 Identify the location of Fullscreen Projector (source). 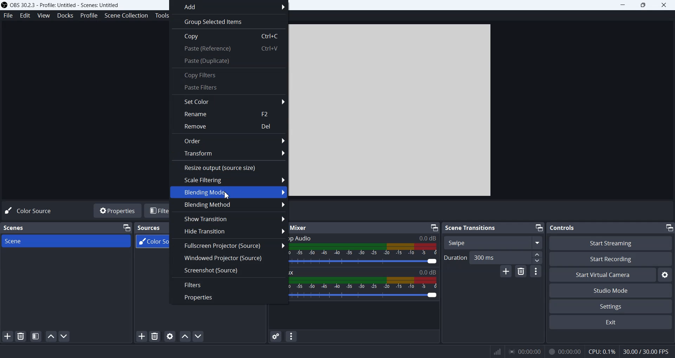
(229, 245).